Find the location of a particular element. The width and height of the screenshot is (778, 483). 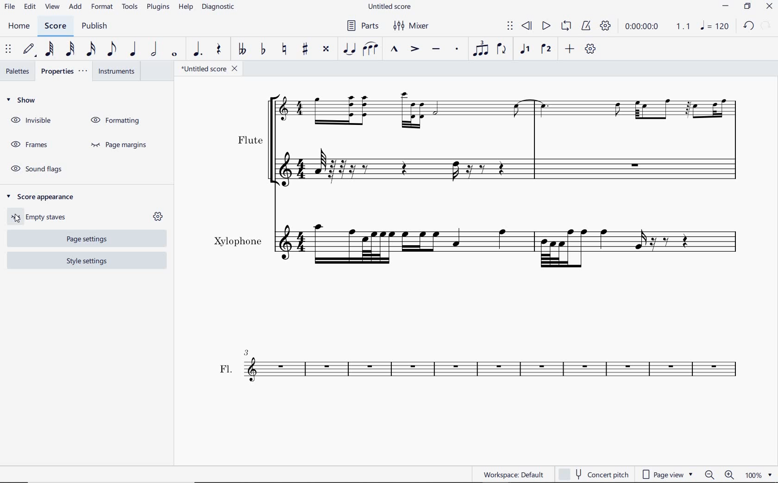

ENABLED HIDE EMPTY STAVES is located at coordinates (44, 217).